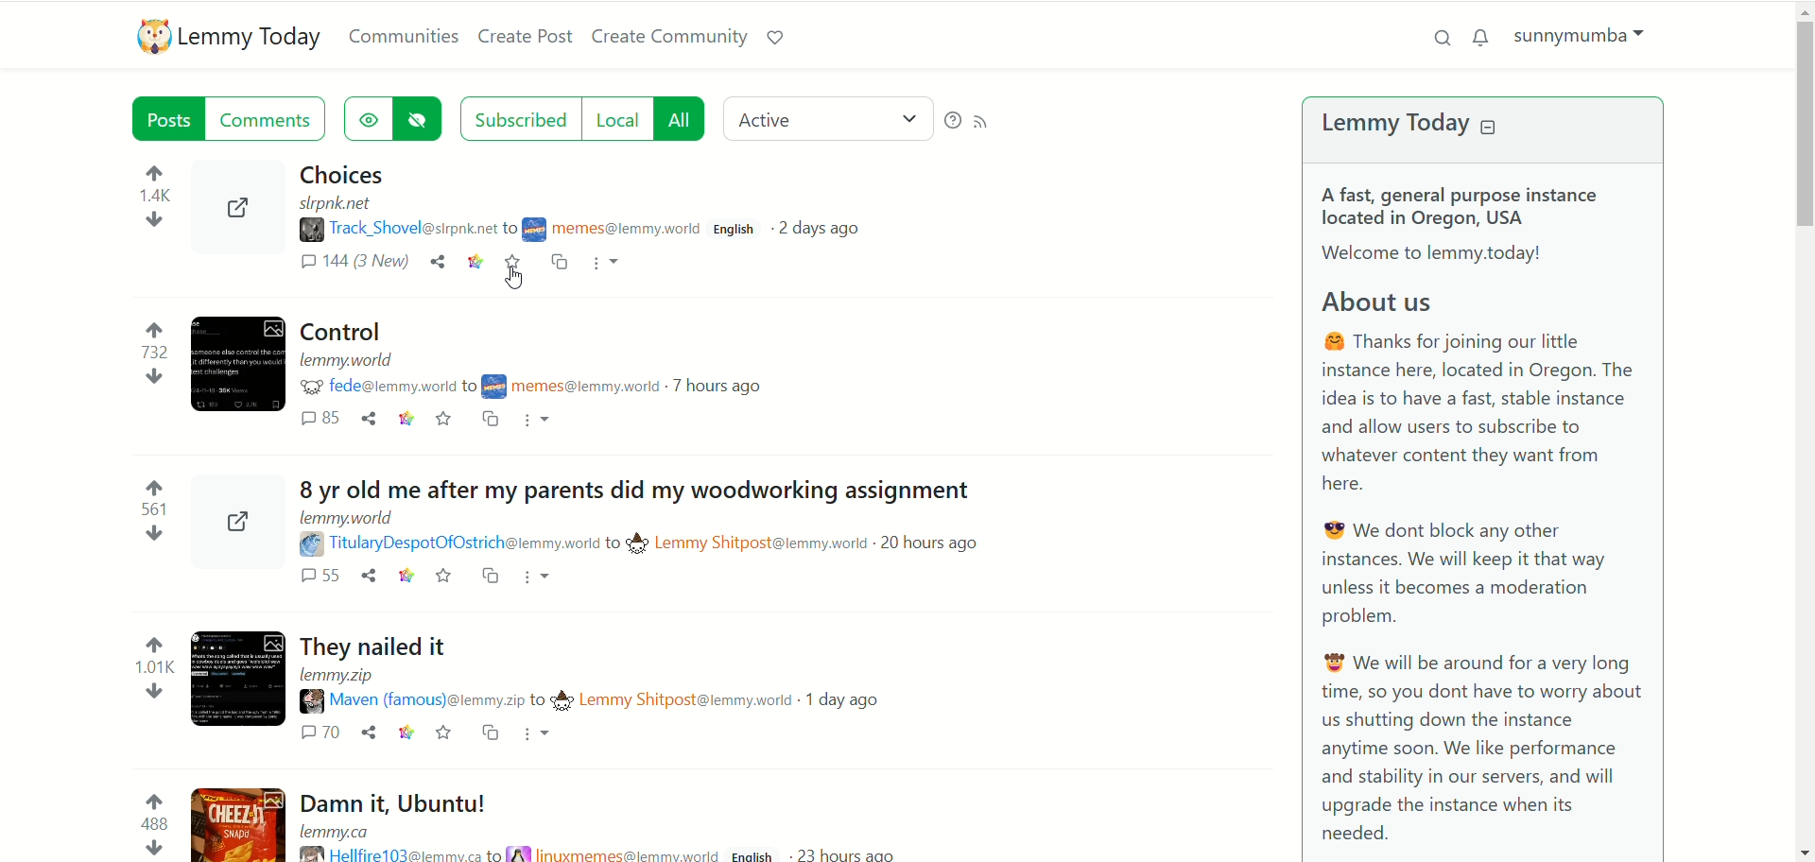 The image size is (1815, 862). I want to click on create post, so click(527, 38).